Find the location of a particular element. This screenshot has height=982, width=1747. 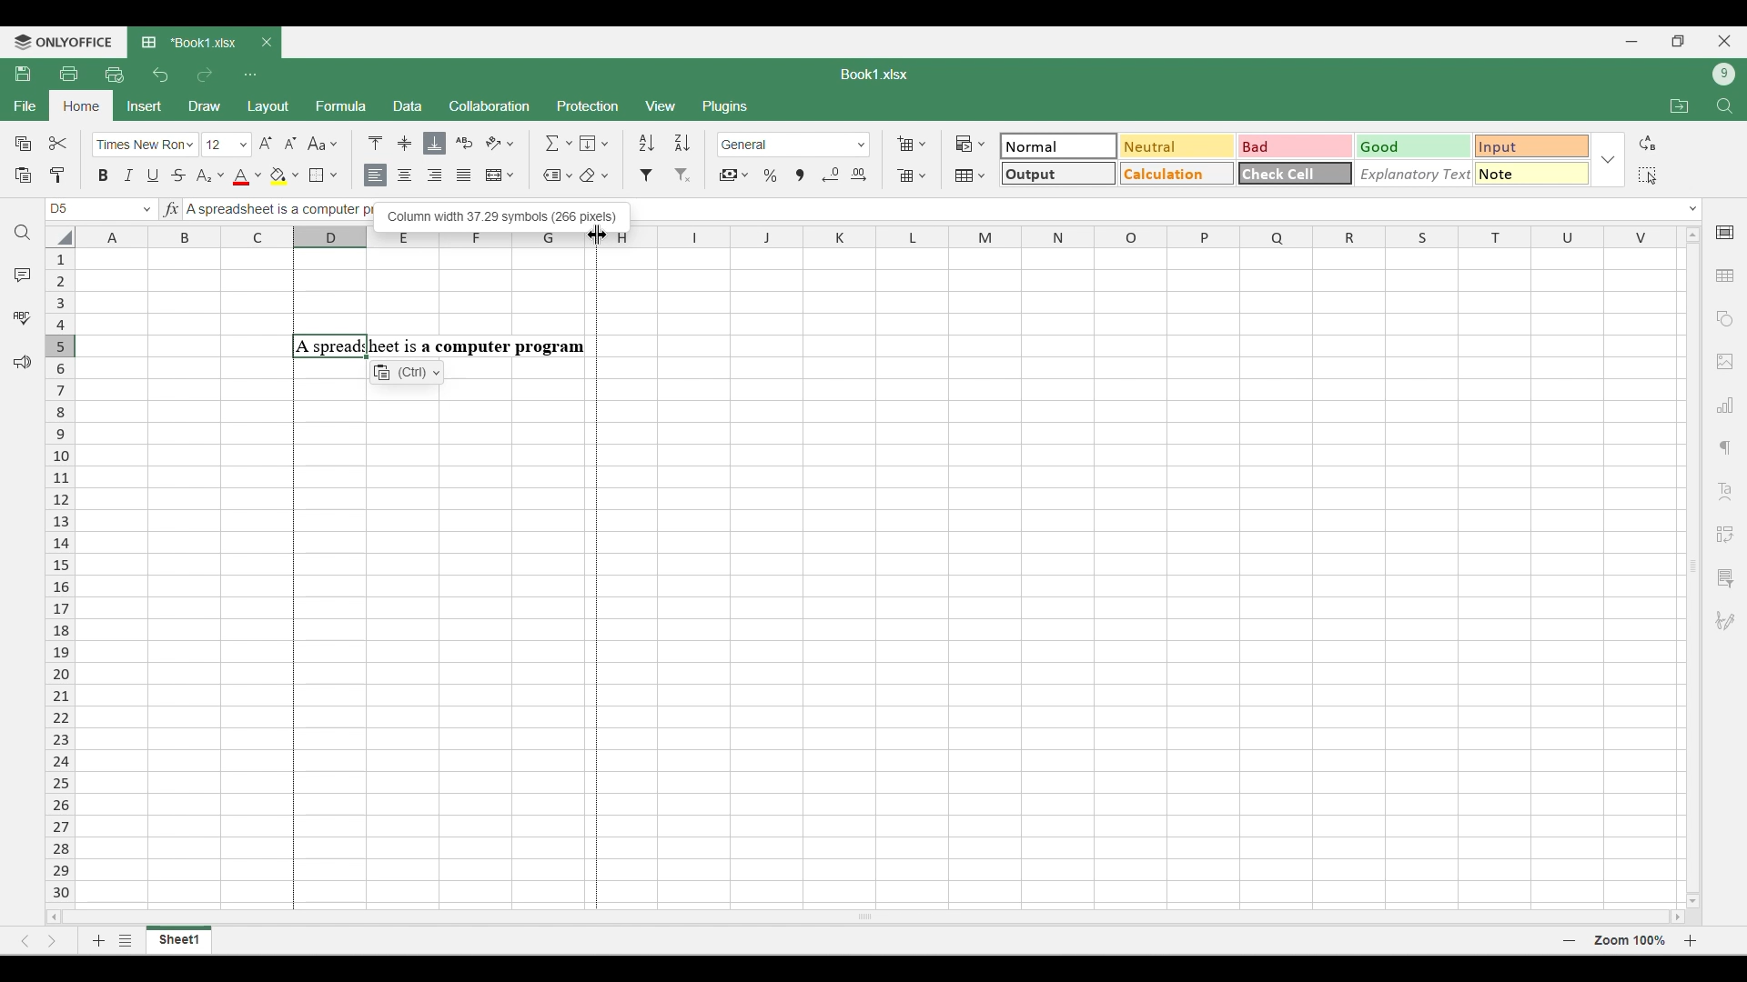

Sort options is located at coordinates (665, 143).